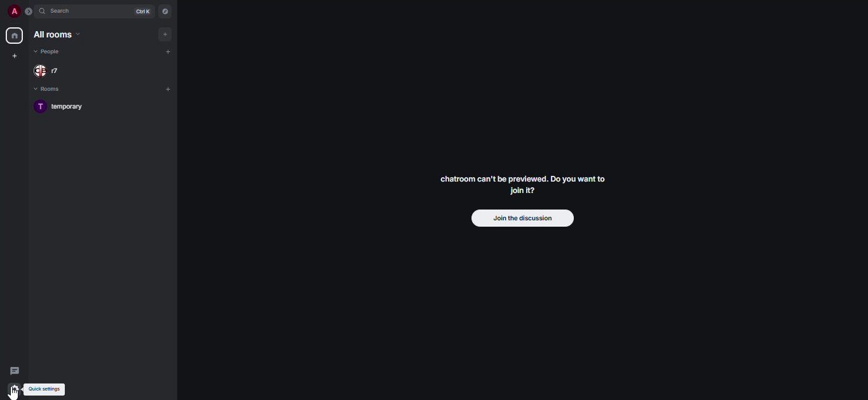  What do you see at coordinates (13, 370) in the screenshot?
I see `threads` at bounding box center [13, 370].